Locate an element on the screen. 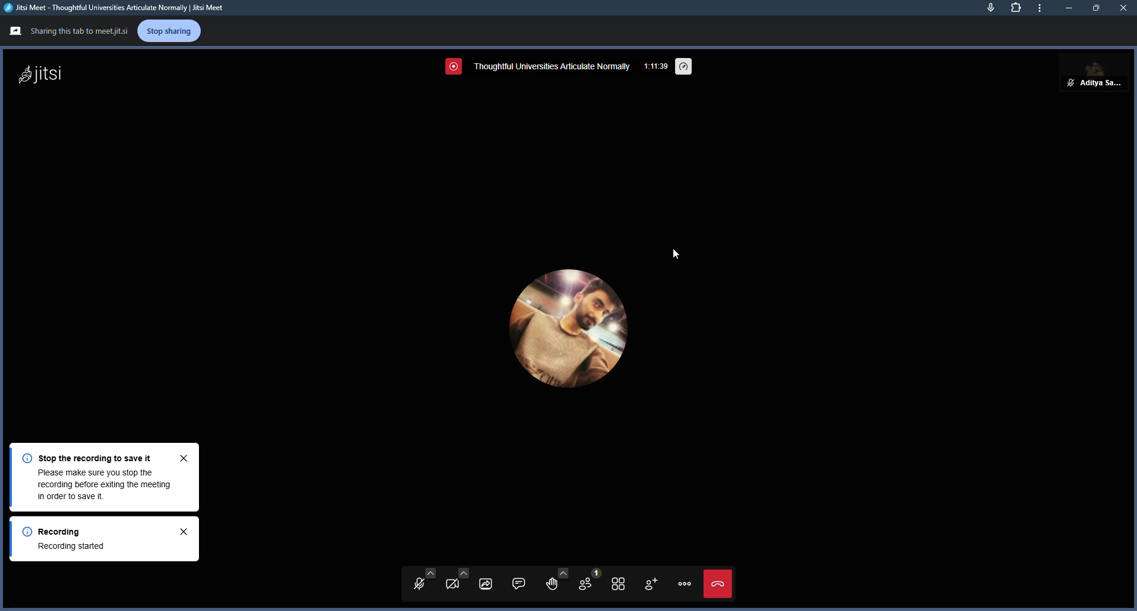 The image size is (1137, 611). raise hand is located at coordinates (554, 581).